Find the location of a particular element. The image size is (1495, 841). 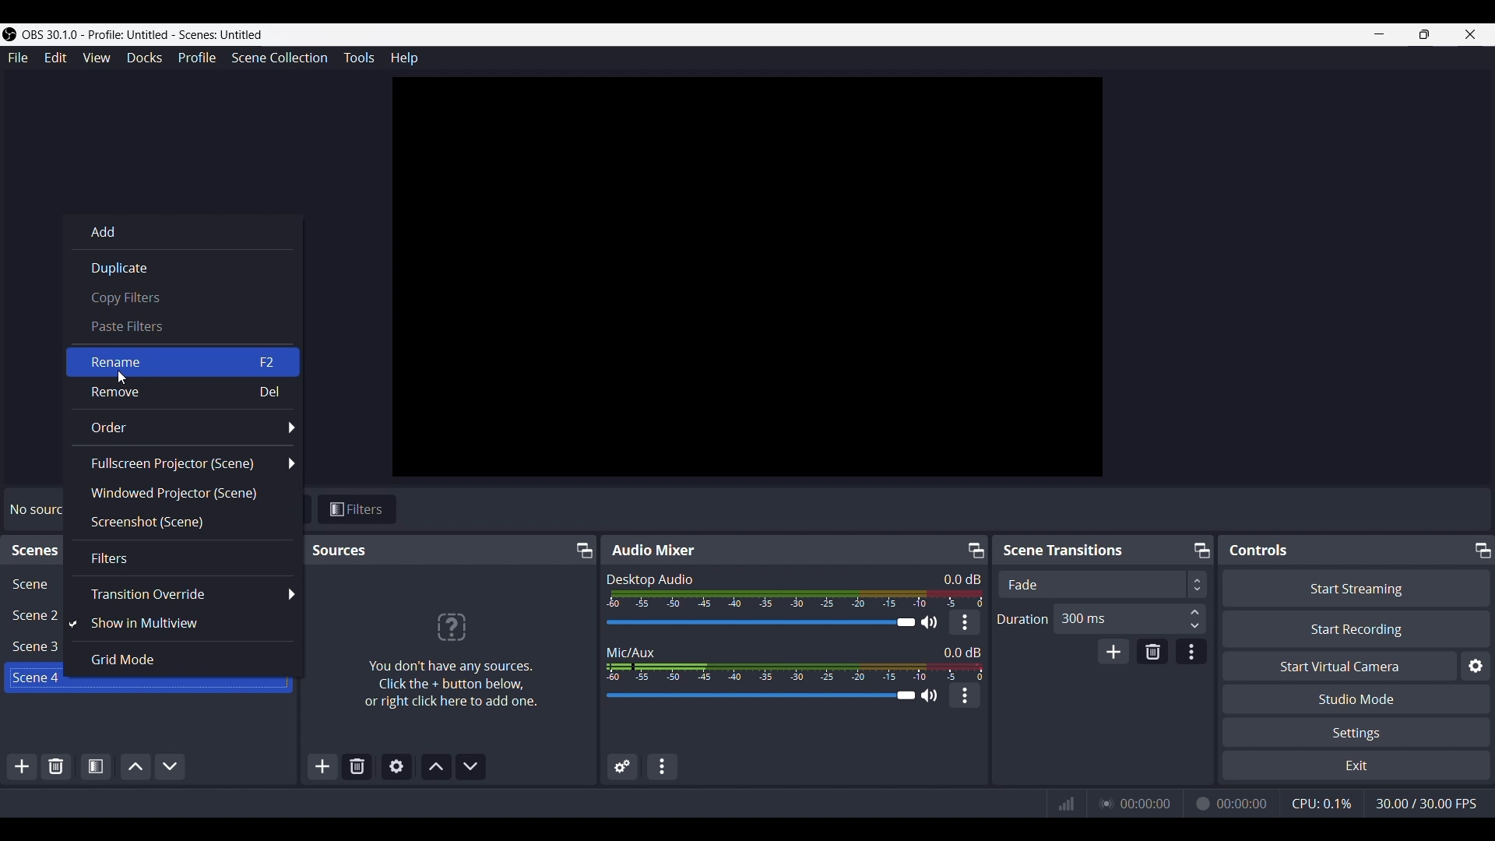

configure virtual camera is located at coordinates (1475, 667).